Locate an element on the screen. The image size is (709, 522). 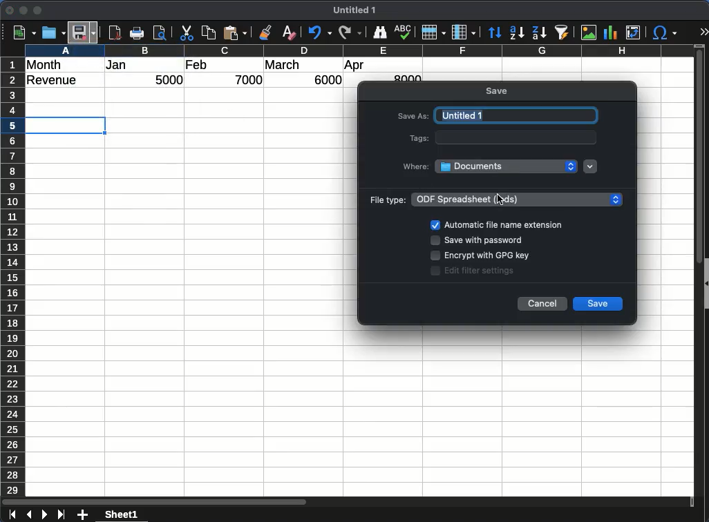
save as is located at coordinates (413, 117).